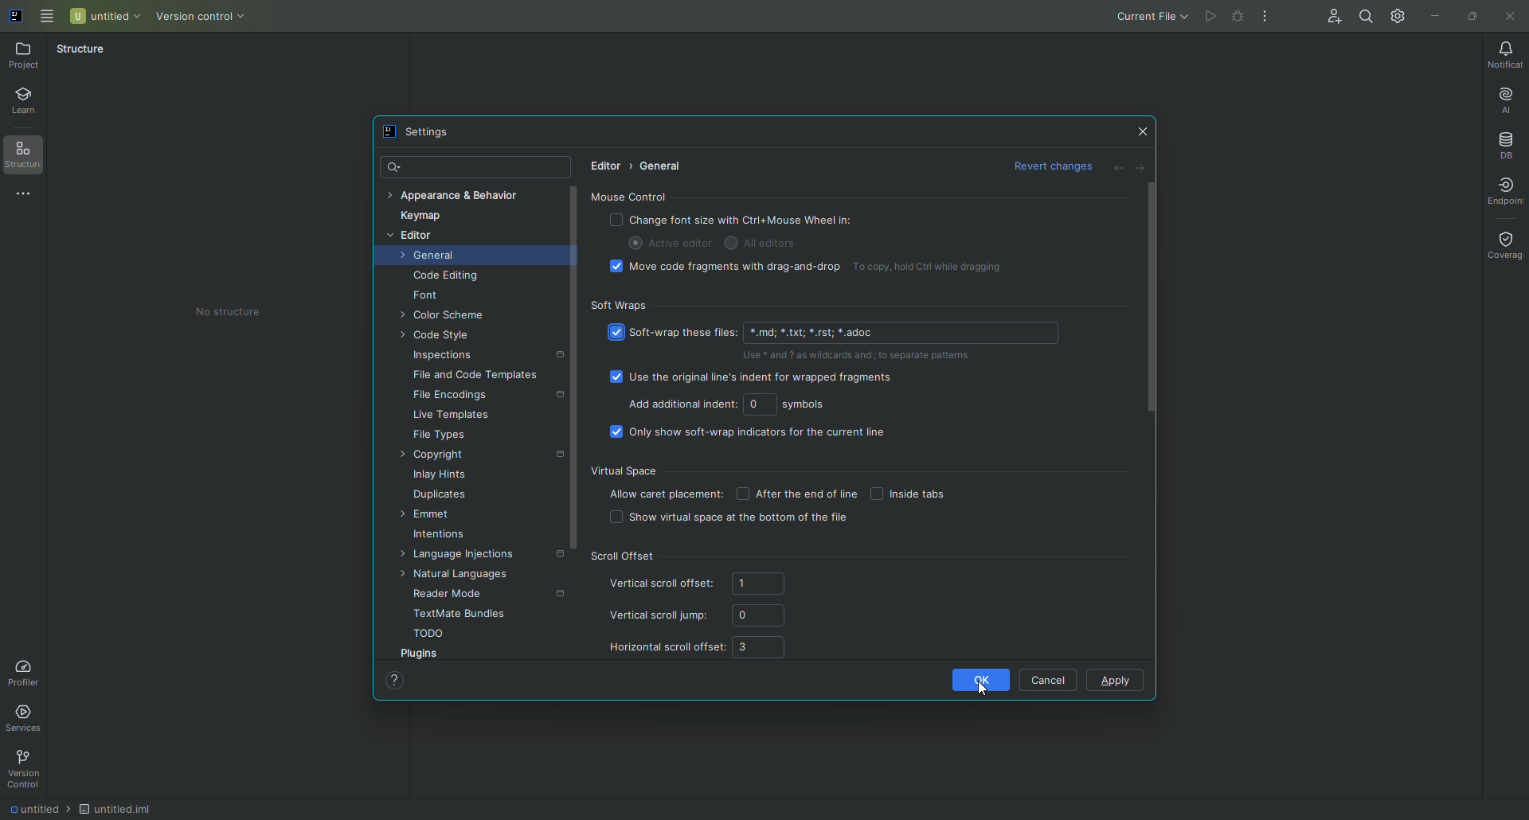 The height and width of the screenshot is (820, 1529). I want to click on Notifications, so click(1503, 53).